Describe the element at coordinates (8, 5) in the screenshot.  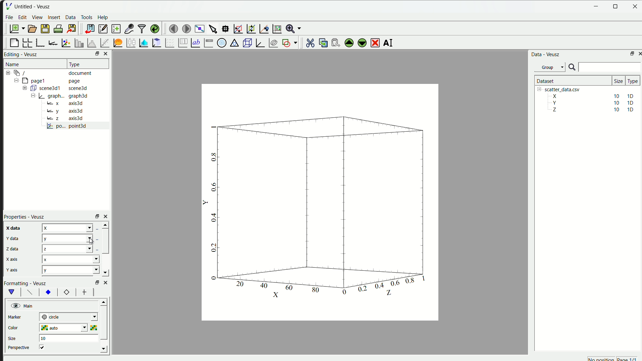
I see `| File` at that location.